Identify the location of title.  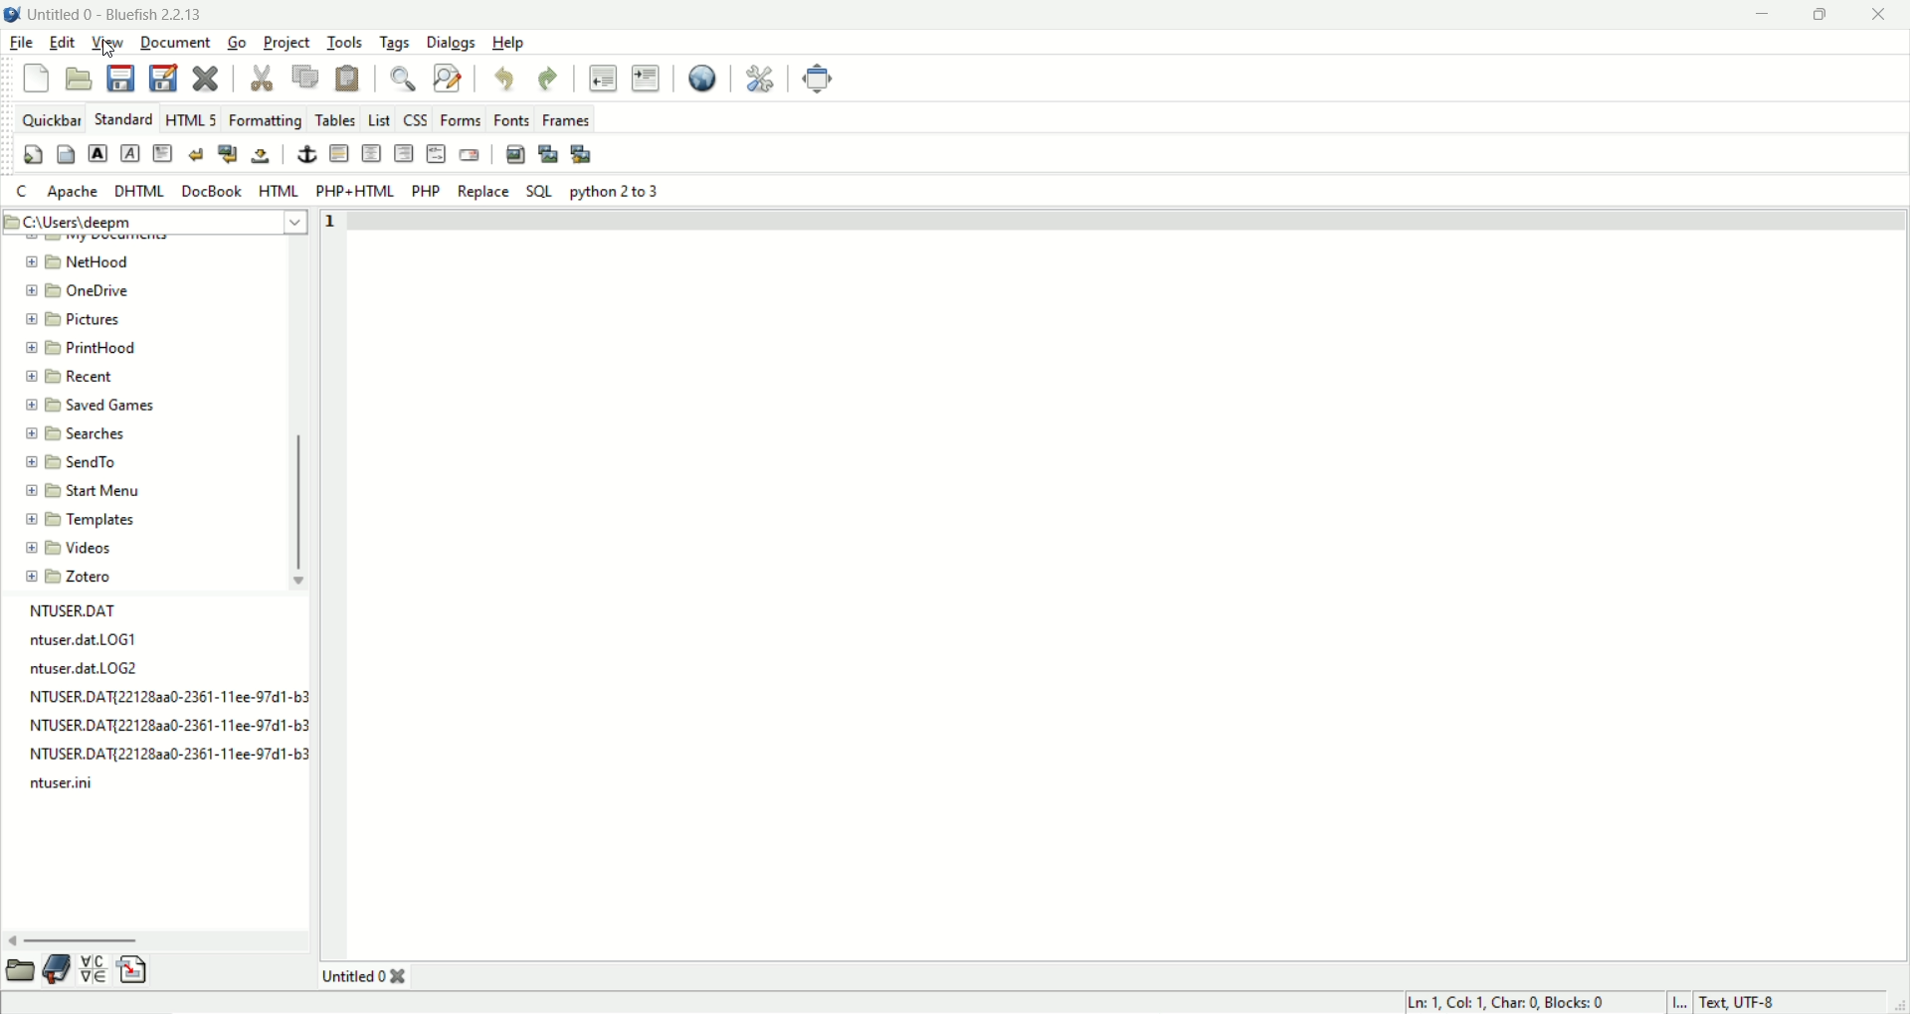
(118, 15).